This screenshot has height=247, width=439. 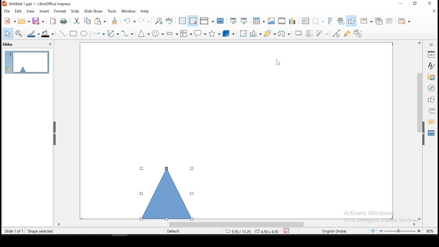 What do you see at coordinates (237, 225) in the screenshot?
I see `scroll bar` at bounding box center [237, 225].